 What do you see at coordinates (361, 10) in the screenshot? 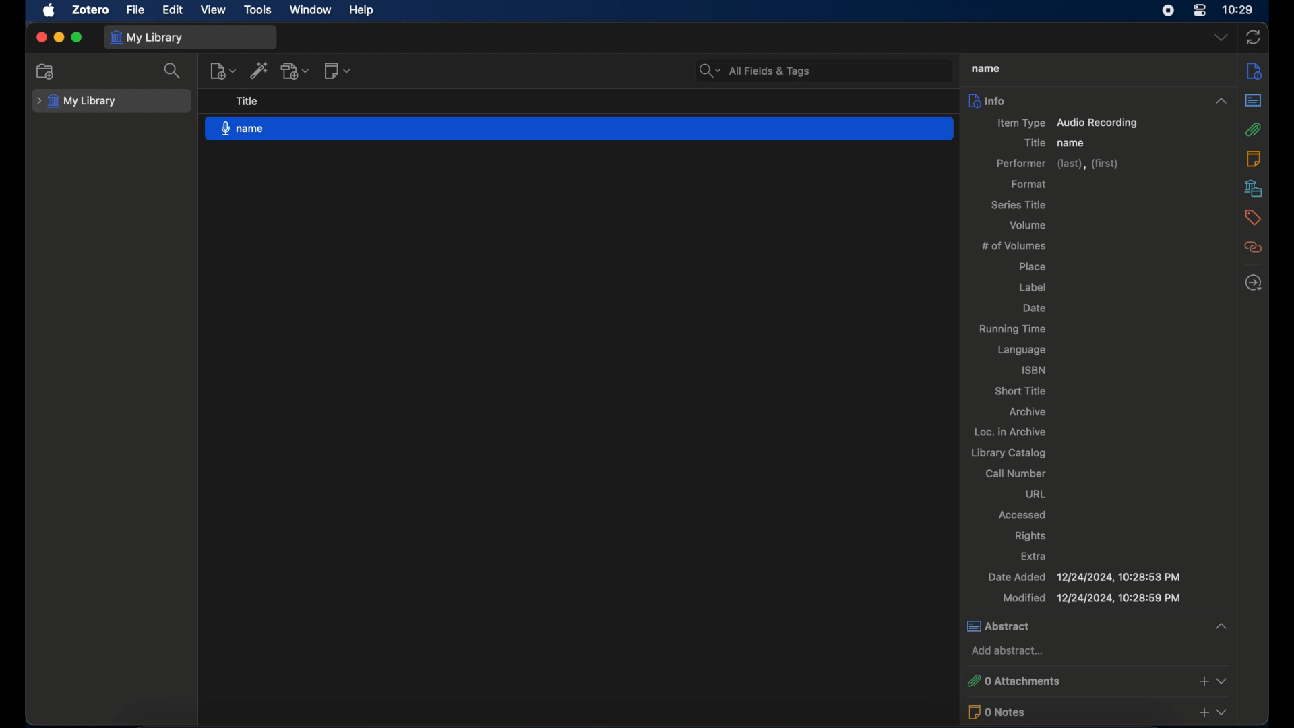
I see `help` at bounding box center [361, 10].